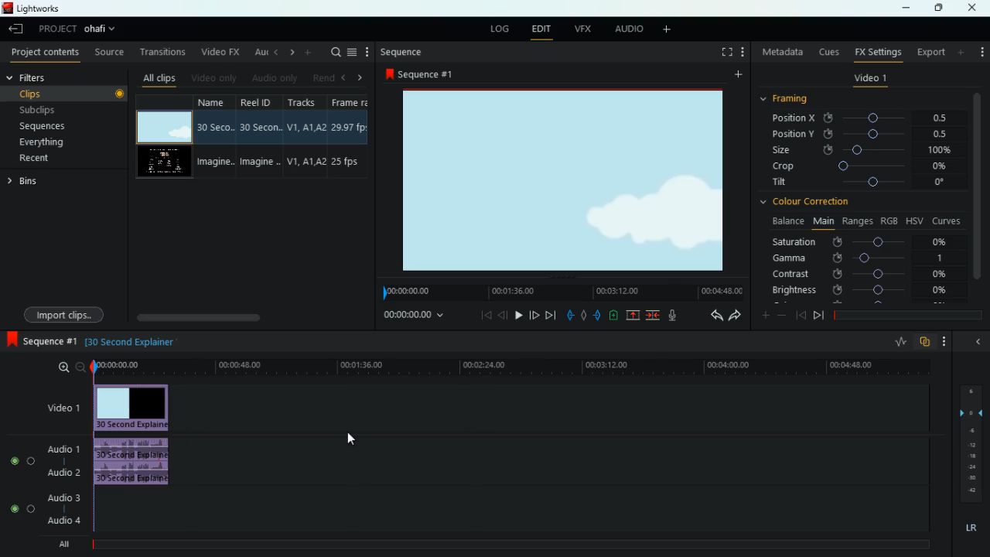 This screenshot has width=990, height=557. I want to click on scroll, so click(247, 316).